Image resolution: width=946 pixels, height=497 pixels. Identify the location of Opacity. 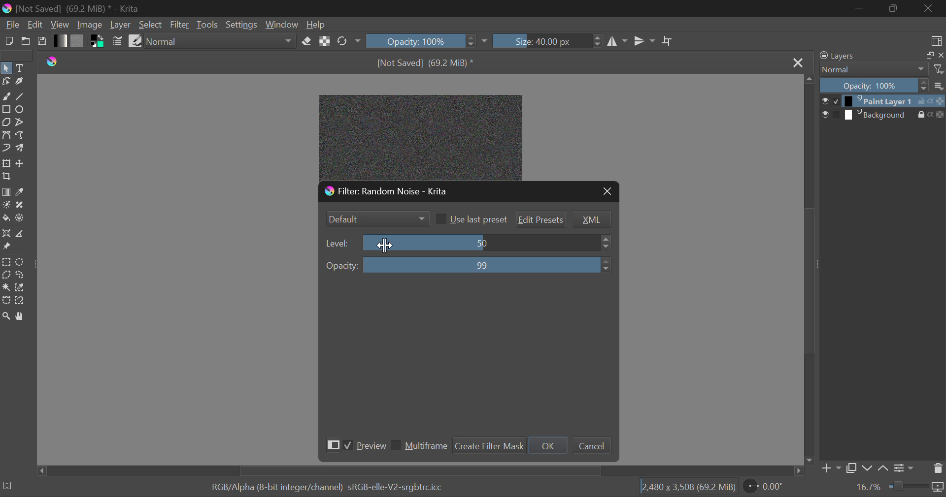
(427, 40).